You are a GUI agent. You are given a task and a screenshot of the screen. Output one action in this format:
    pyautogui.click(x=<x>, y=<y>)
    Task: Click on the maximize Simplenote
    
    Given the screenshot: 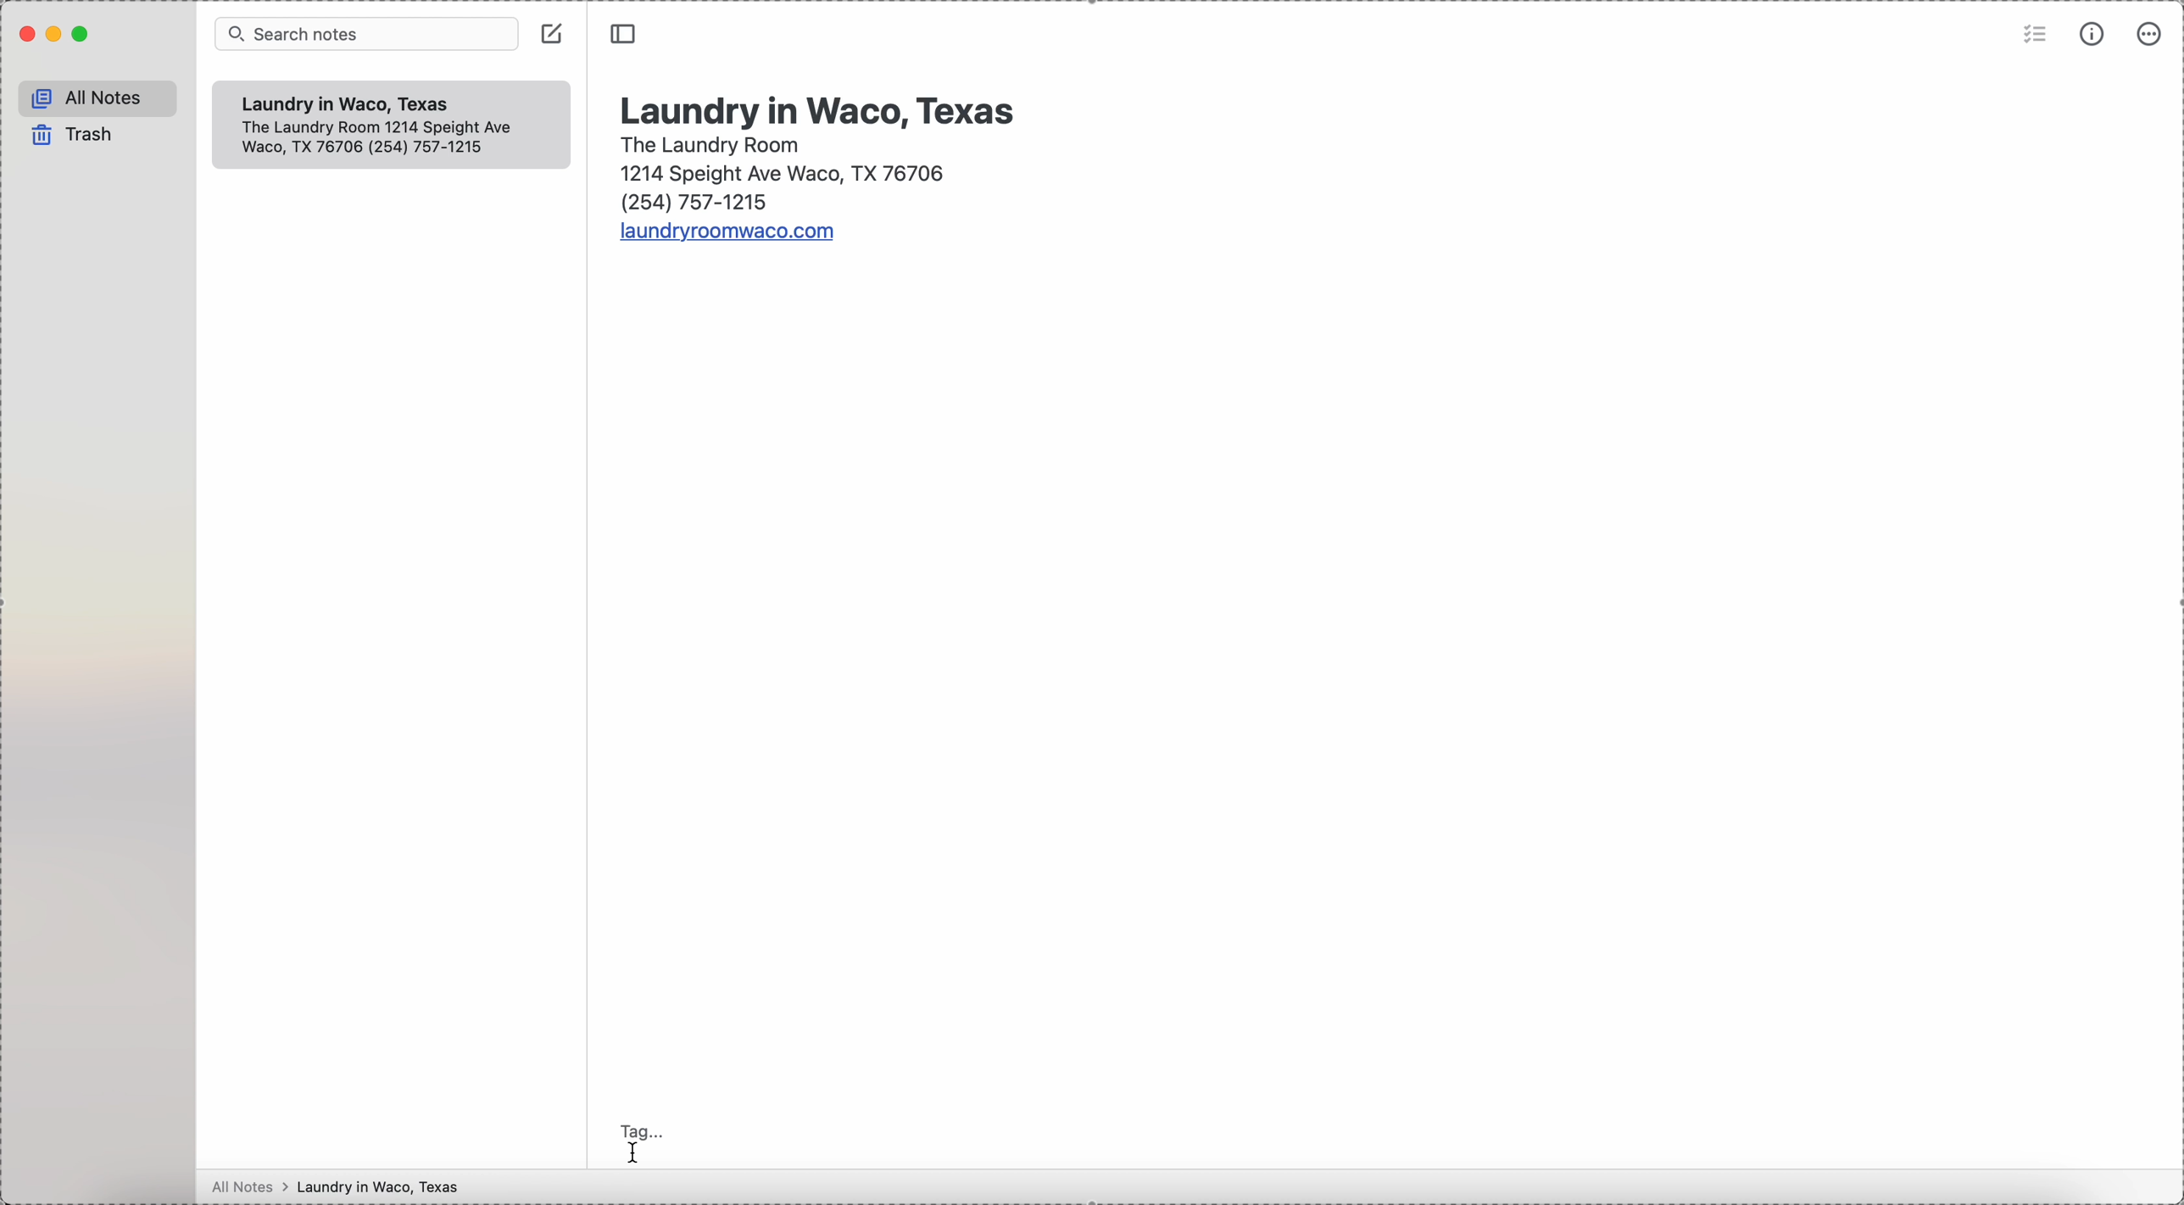 What is the action you would take?
    pyautogui.click(x=86, y=35)
    